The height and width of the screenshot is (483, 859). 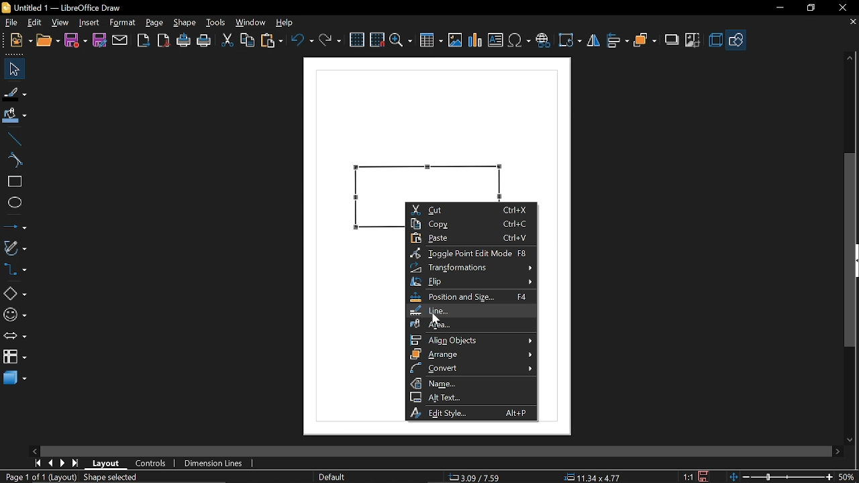 I want to click on line, so click(x=13, y=140).